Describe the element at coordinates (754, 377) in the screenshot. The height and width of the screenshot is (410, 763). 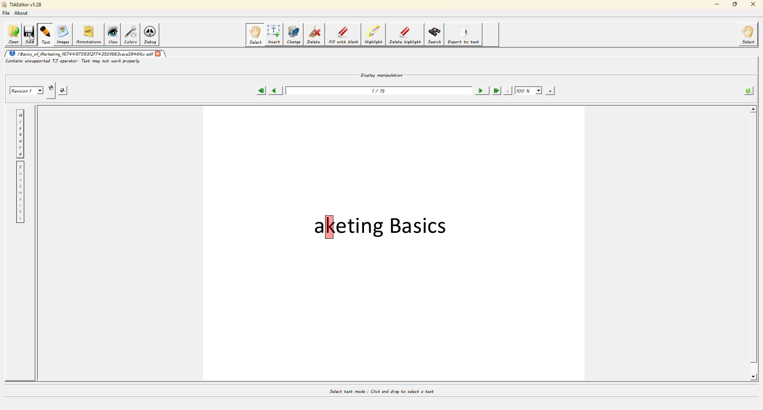
I see `move down` at that location.